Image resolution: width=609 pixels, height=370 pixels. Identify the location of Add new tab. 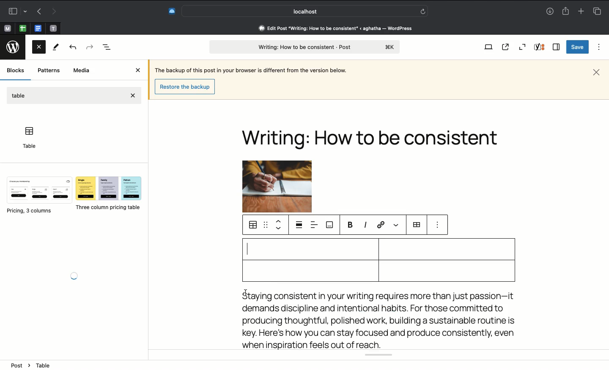
(582, 11).